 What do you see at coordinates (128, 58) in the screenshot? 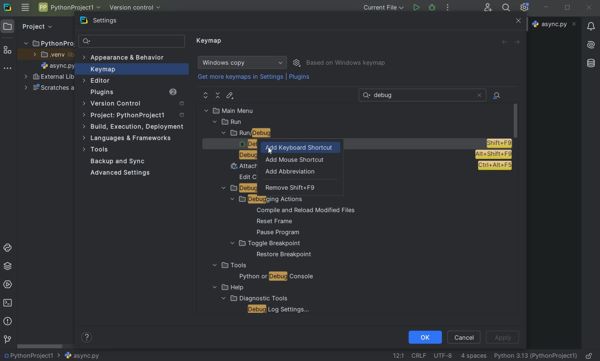
I see `appearance & behavior` at bounding box center [128, 58].